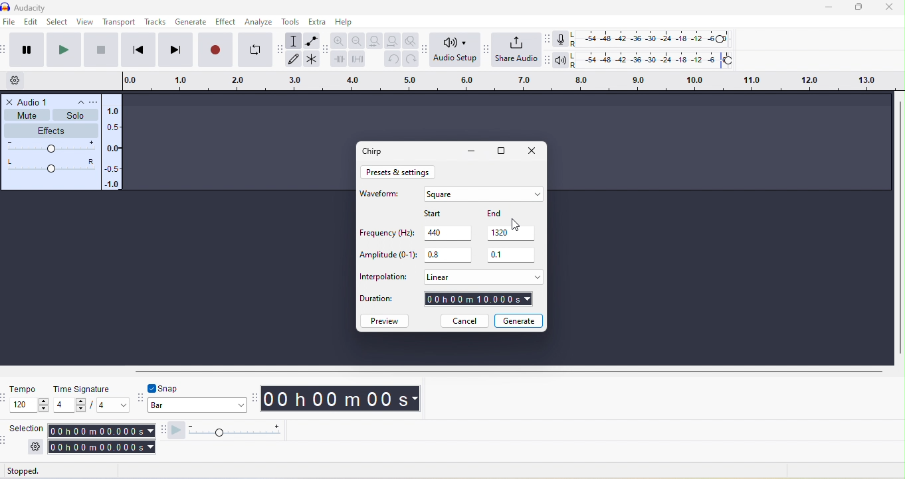  Describe the element at coordinates (654, 58) in the screenshot. I see `playback level` at that location.